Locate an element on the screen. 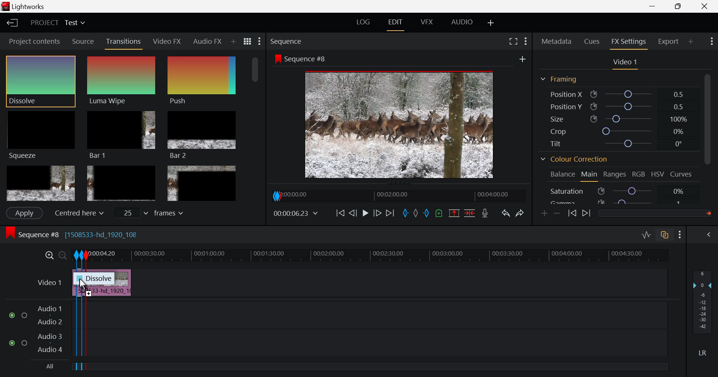 The image size is (718, 377). Add Panel is located at coordinates (233, 42).